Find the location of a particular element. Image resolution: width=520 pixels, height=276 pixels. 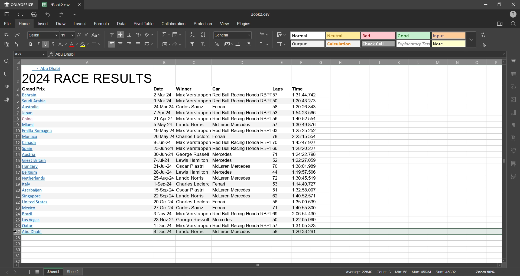

text info is located at coordinates (172, 148).